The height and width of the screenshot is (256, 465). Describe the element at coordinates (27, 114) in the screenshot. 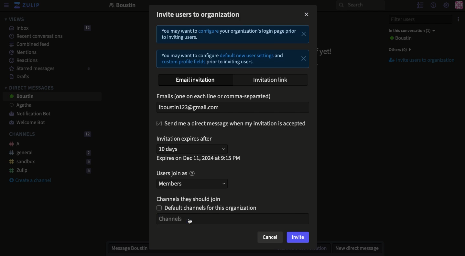

I see `Notification bot` at that location.